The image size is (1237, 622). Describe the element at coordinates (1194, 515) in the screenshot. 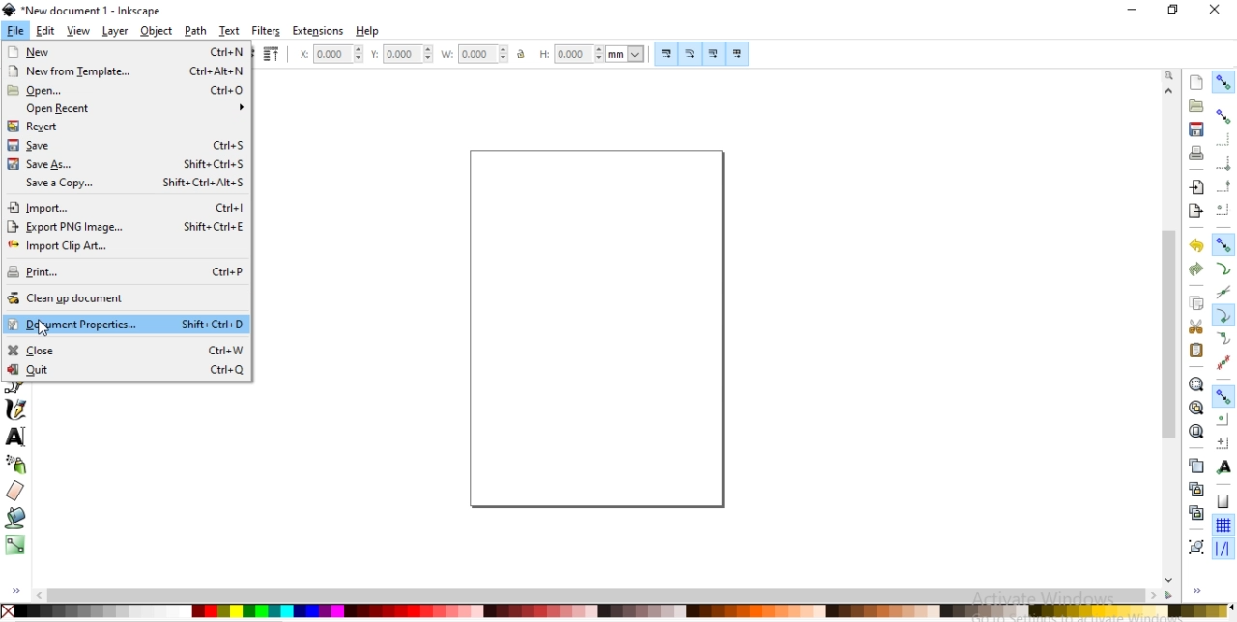

I see `cut a selected clone` at that location.